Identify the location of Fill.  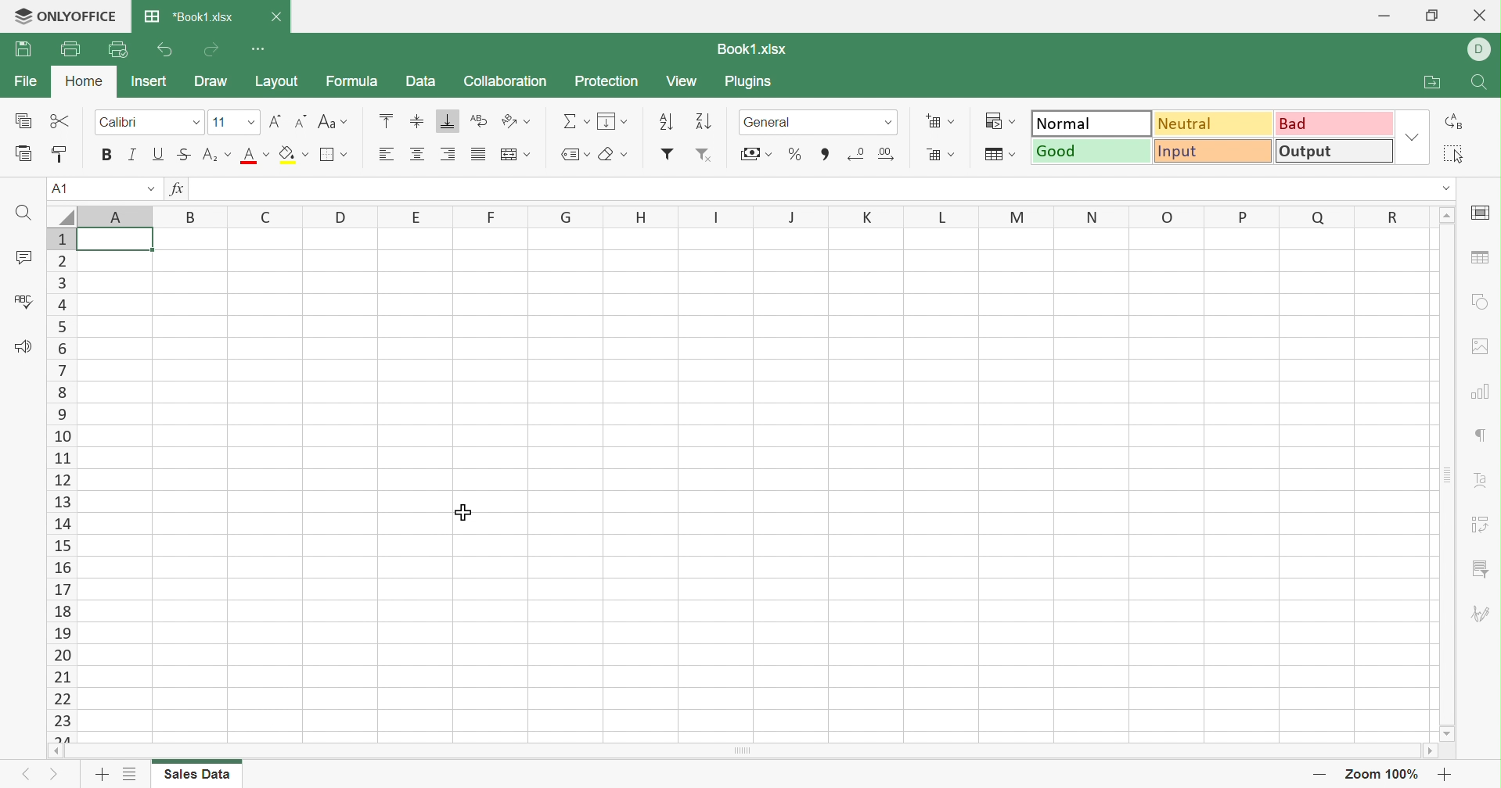
(614, 120).